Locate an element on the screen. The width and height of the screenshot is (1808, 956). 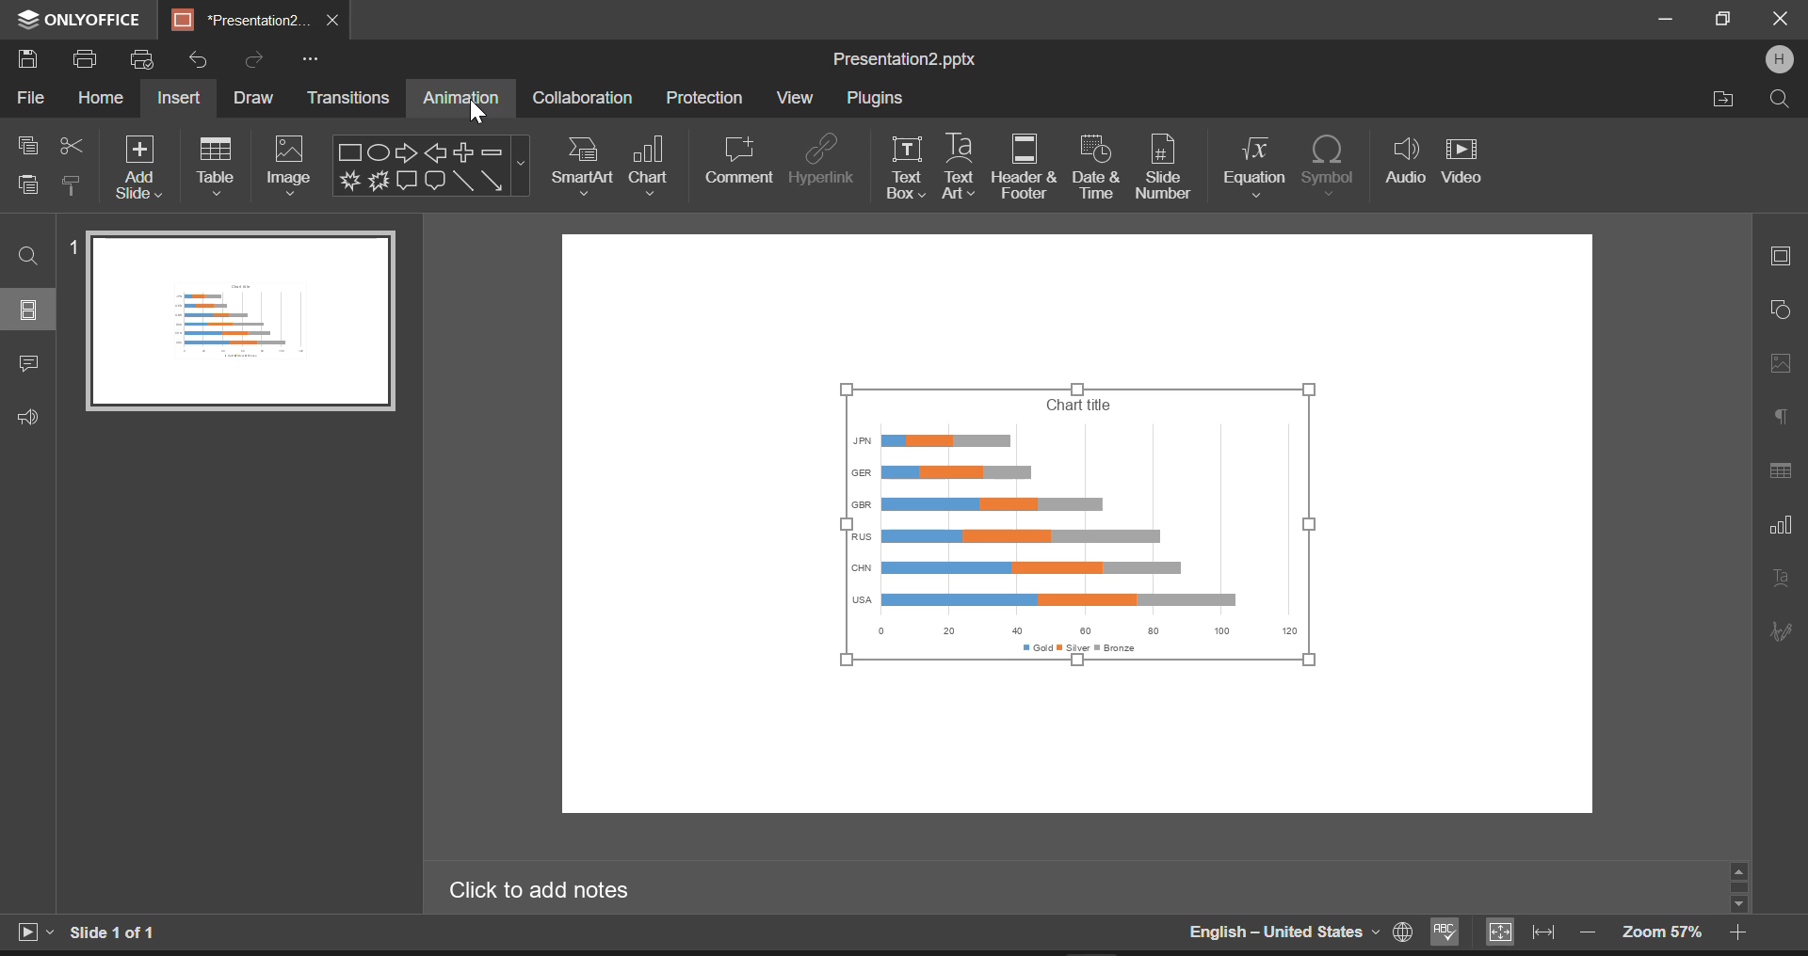
Slide Settings is located at coordinates (1778, 254).